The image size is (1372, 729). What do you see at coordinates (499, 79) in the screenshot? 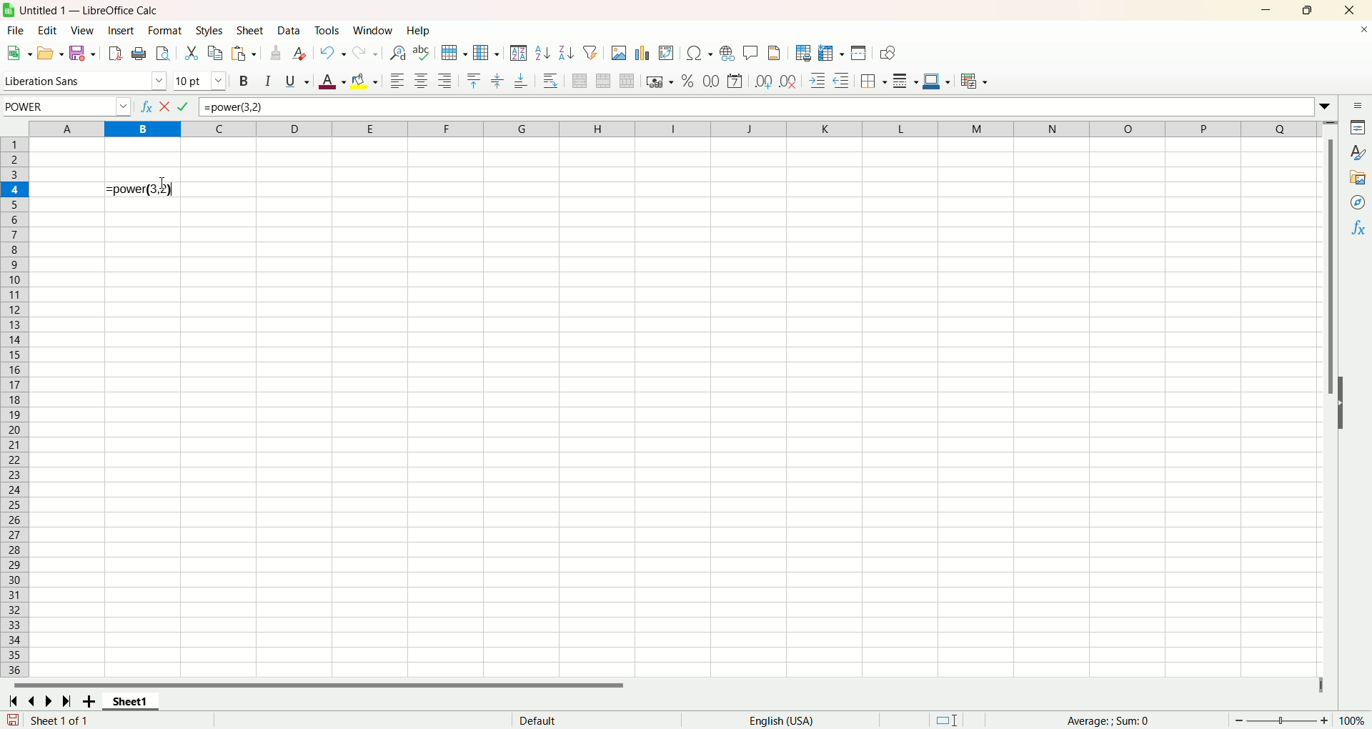
I see `center vertically` at bounding box center [499, 79].